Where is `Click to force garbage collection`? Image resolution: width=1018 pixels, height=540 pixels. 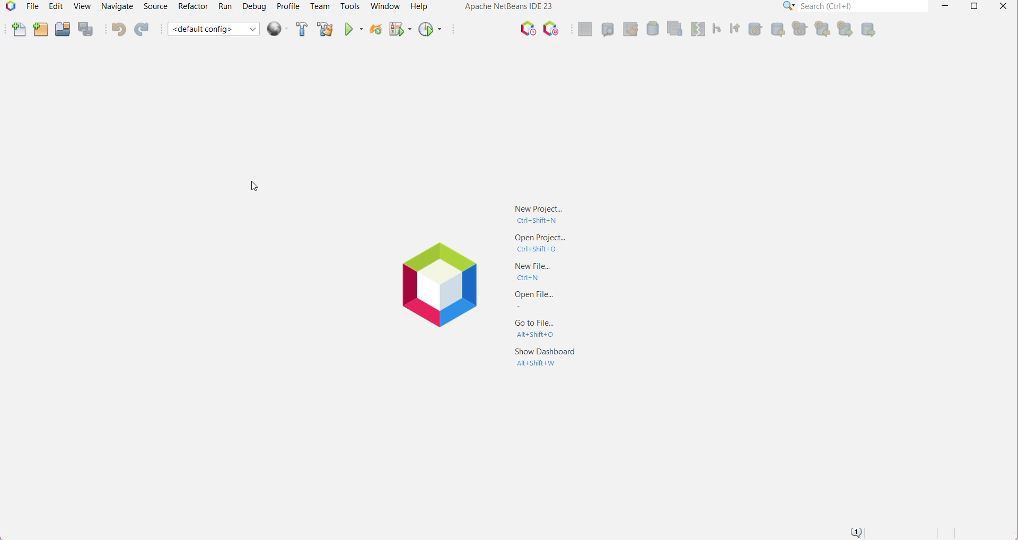 Click to force garbage collection is located at coordinates (487, 29).